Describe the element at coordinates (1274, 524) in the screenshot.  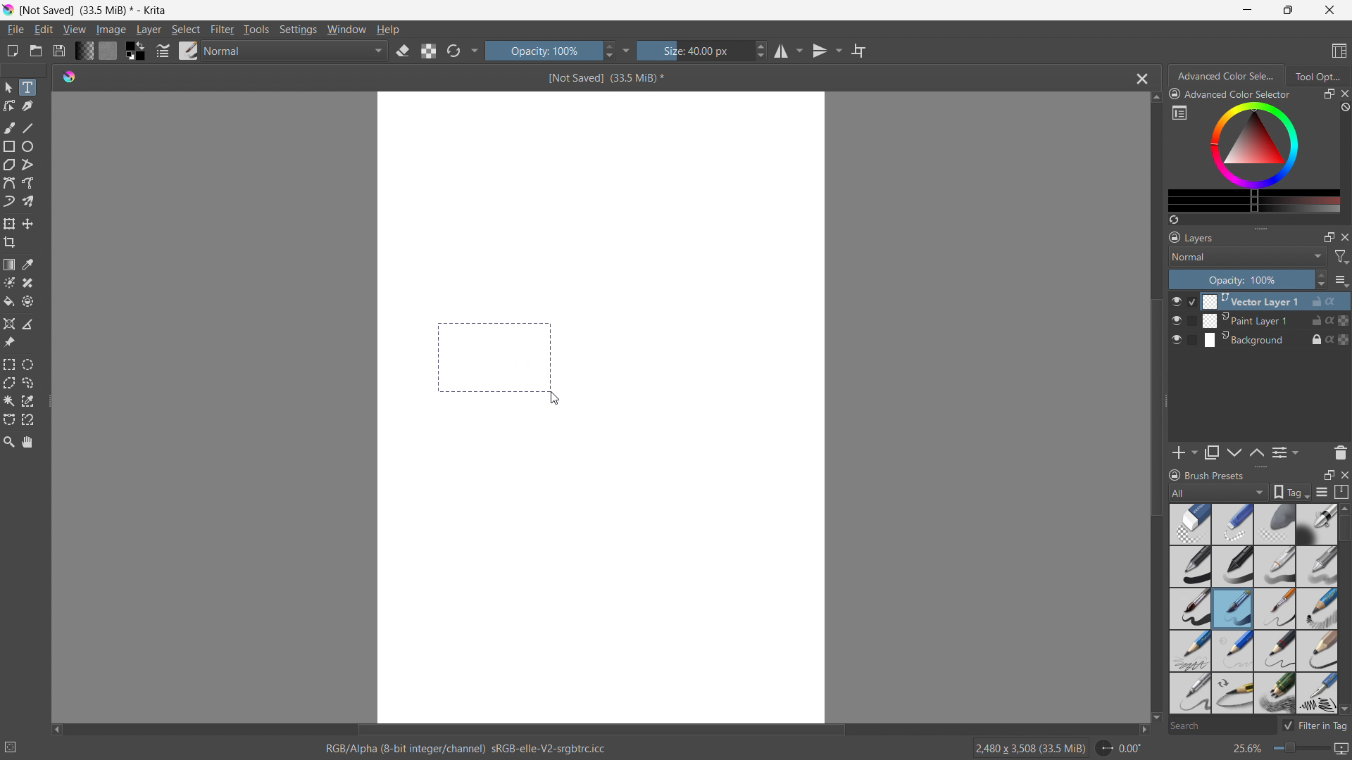
I see `blur` at that location.